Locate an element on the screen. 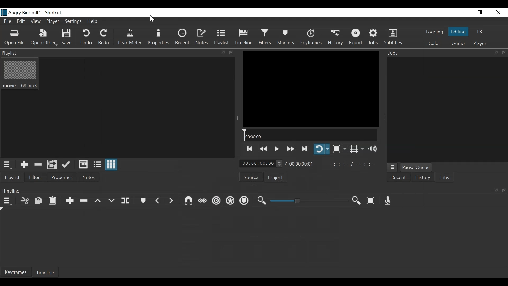  Editing is located at coordinates (459, 31).